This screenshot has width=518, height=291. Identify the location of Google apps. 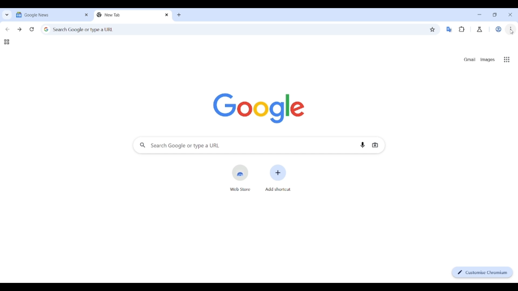
(507, 60).